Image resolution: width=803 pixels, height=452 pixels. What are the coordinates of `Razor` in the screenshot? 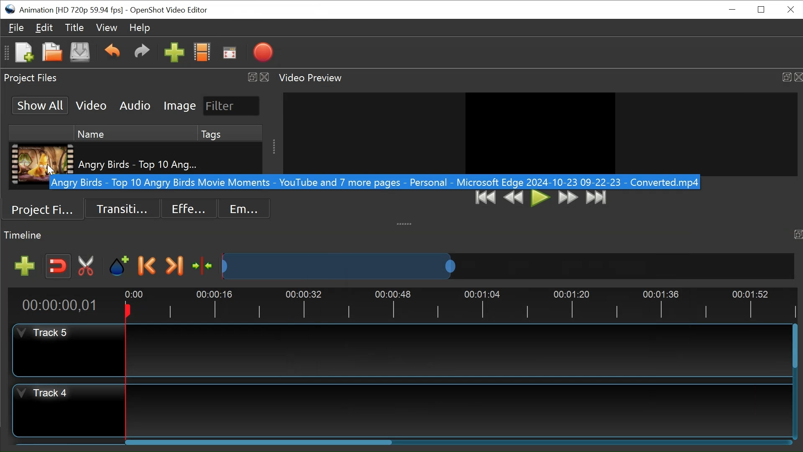 It's located at (87, 267).